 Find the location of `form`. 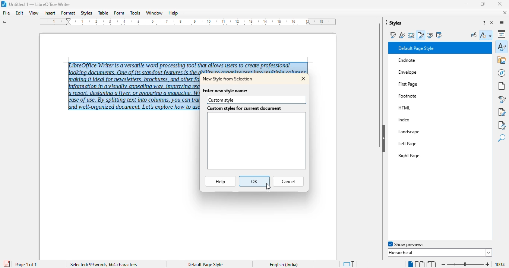

form is located at coordinates (119, 13).